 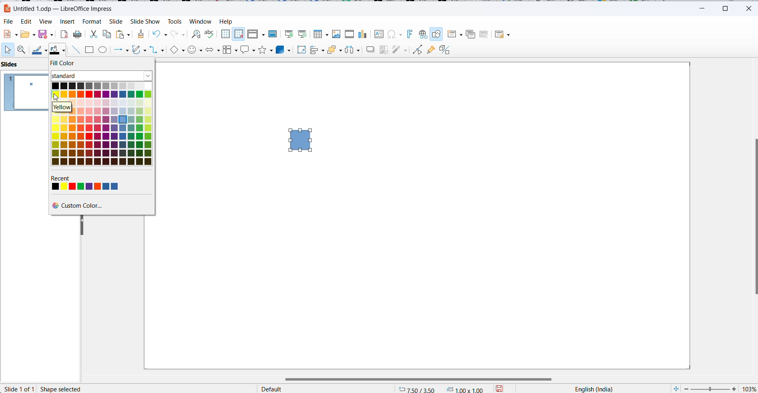 I want to click on Delete slide, so click(x=484, y=34).